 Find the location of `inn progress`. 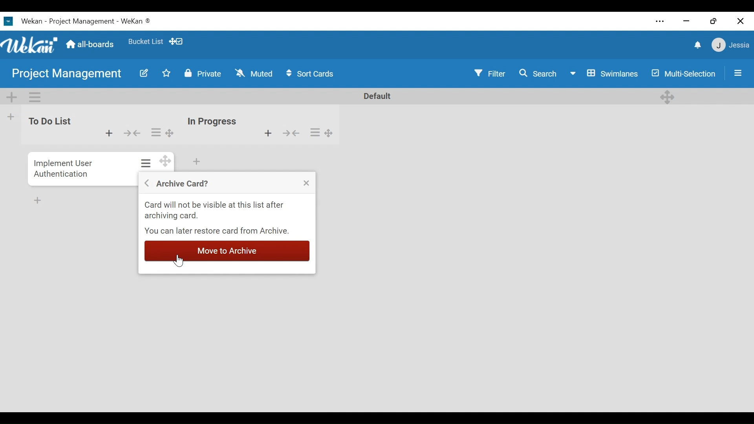

inn progress is located at coordinates (212, 118).